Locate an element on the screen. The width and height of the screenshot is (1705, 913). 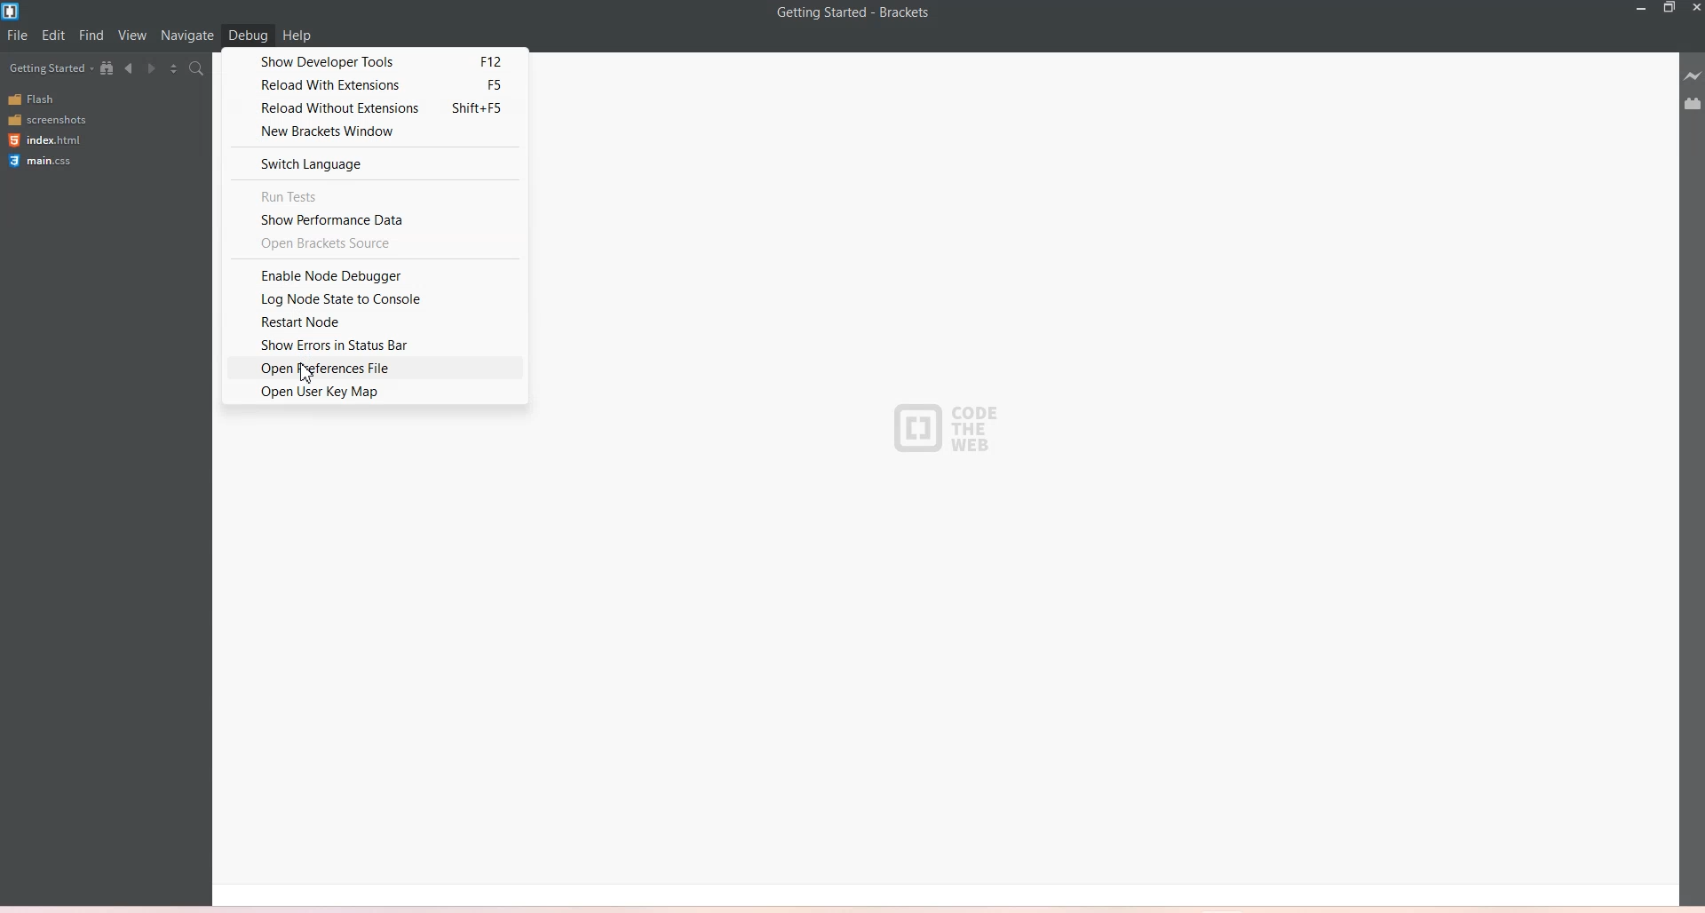
Show developer tools is located at coordinates (375, 60).